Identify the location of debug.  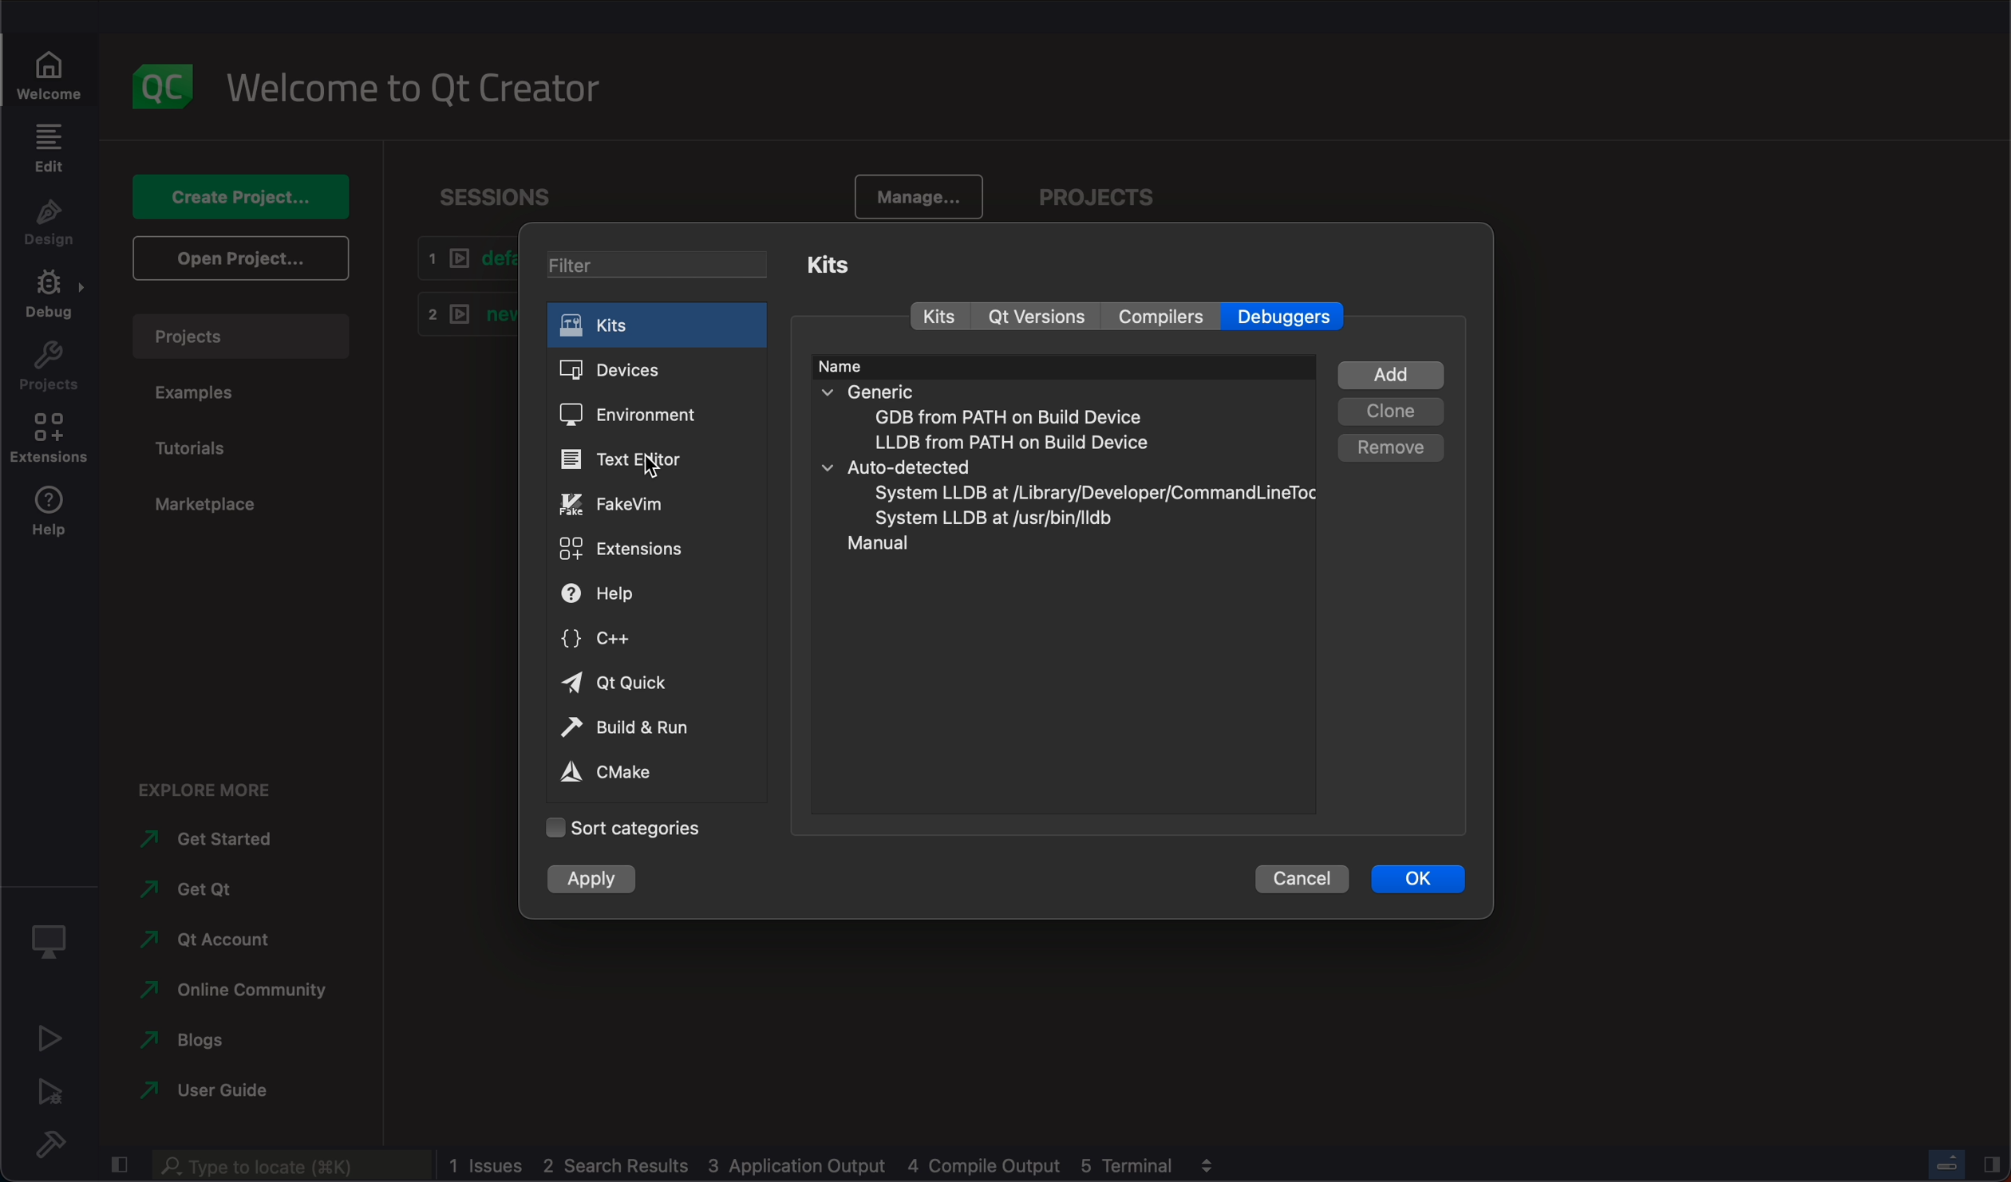
(52, 943).